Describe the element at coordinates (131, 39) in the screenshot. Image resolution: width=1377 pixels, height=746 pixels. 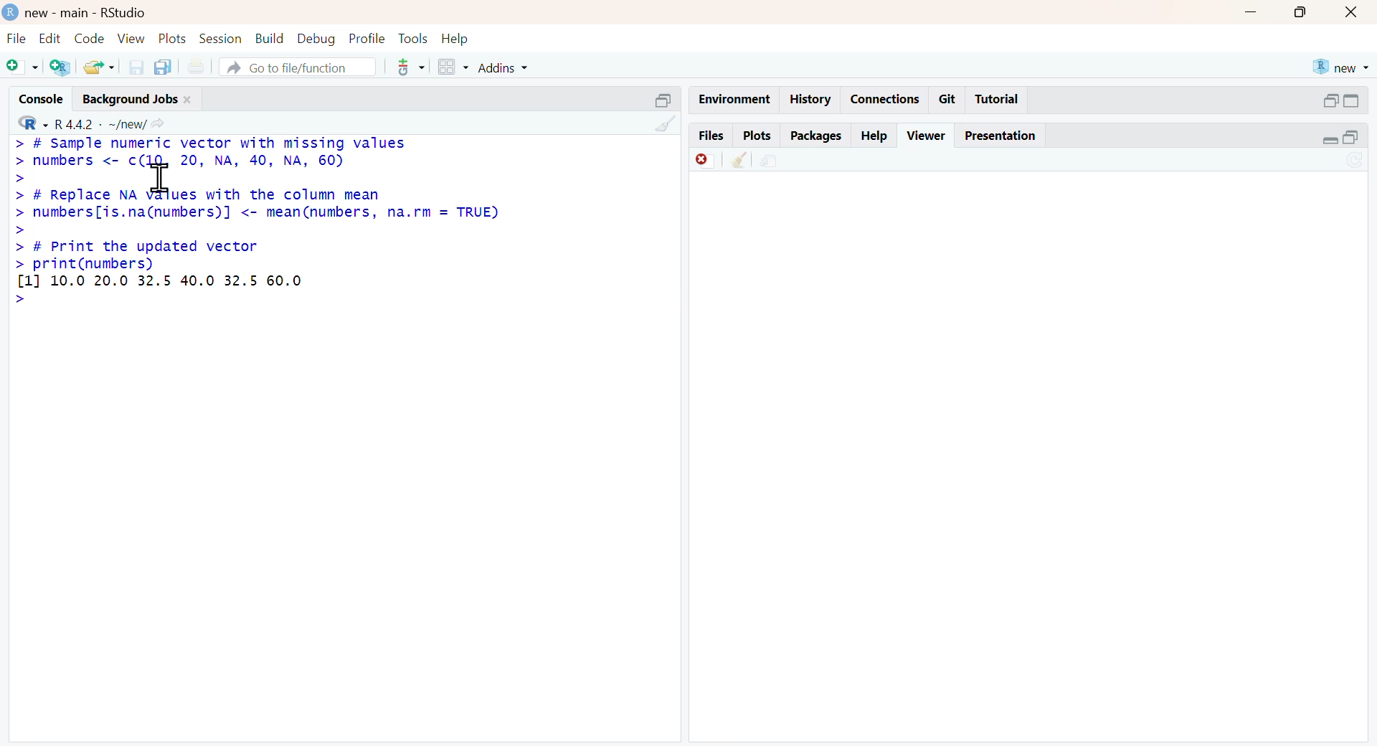
I see `view` at that location.